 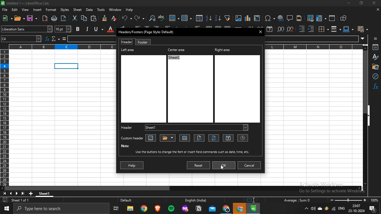 What do you see at coordinates (334, 29) in the screenshot?
I see `border style` at bounding box center [334, 29].